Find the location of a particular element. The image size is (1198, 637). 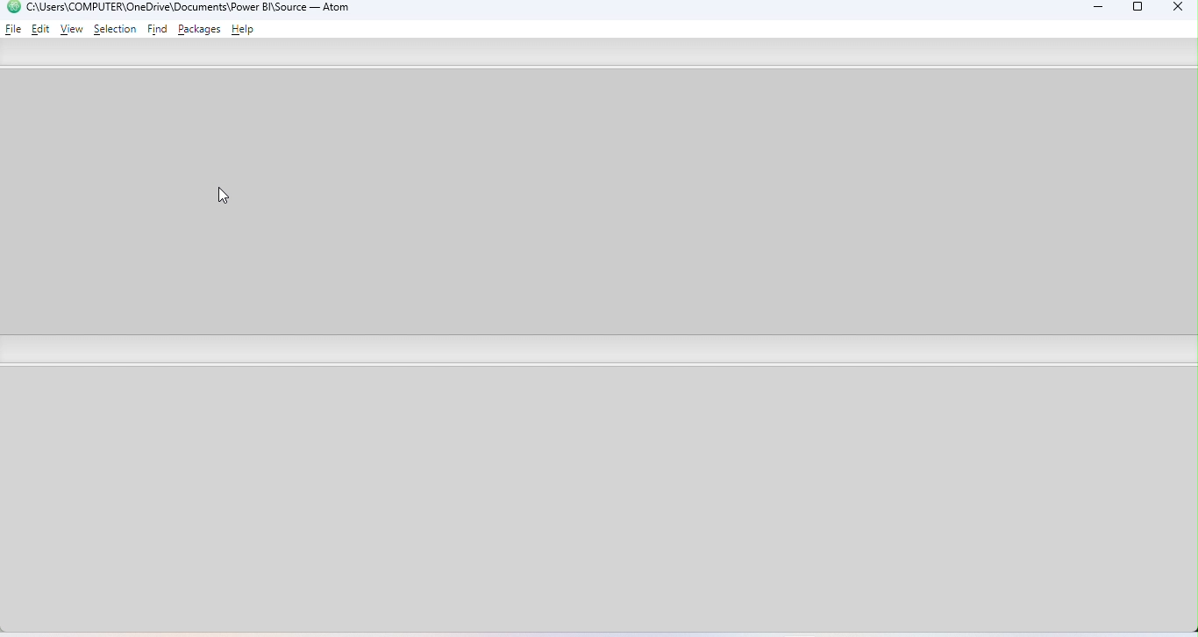

Pane 1 is located at coordinates (597, 204).